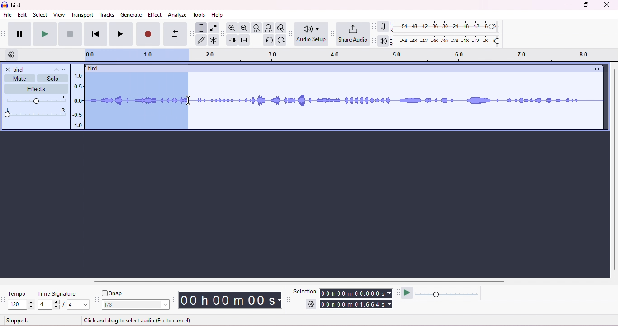  I want to click on trim outside selection, so click(234, 40).